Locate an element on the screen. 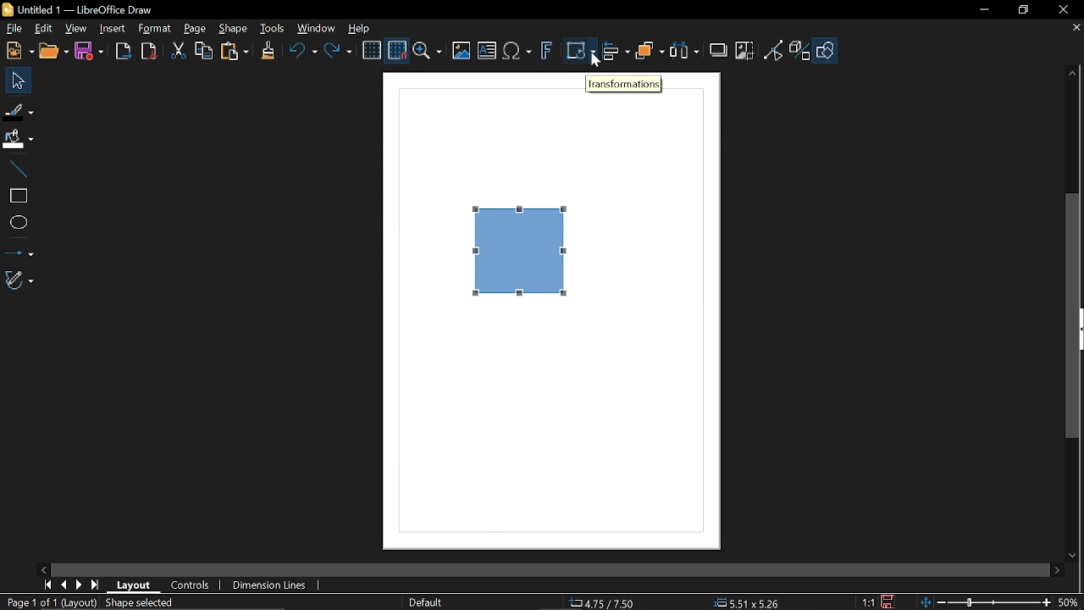 The height and width of the screenshot is (610, 1084). Move up is located at coordinates (1073, 74).